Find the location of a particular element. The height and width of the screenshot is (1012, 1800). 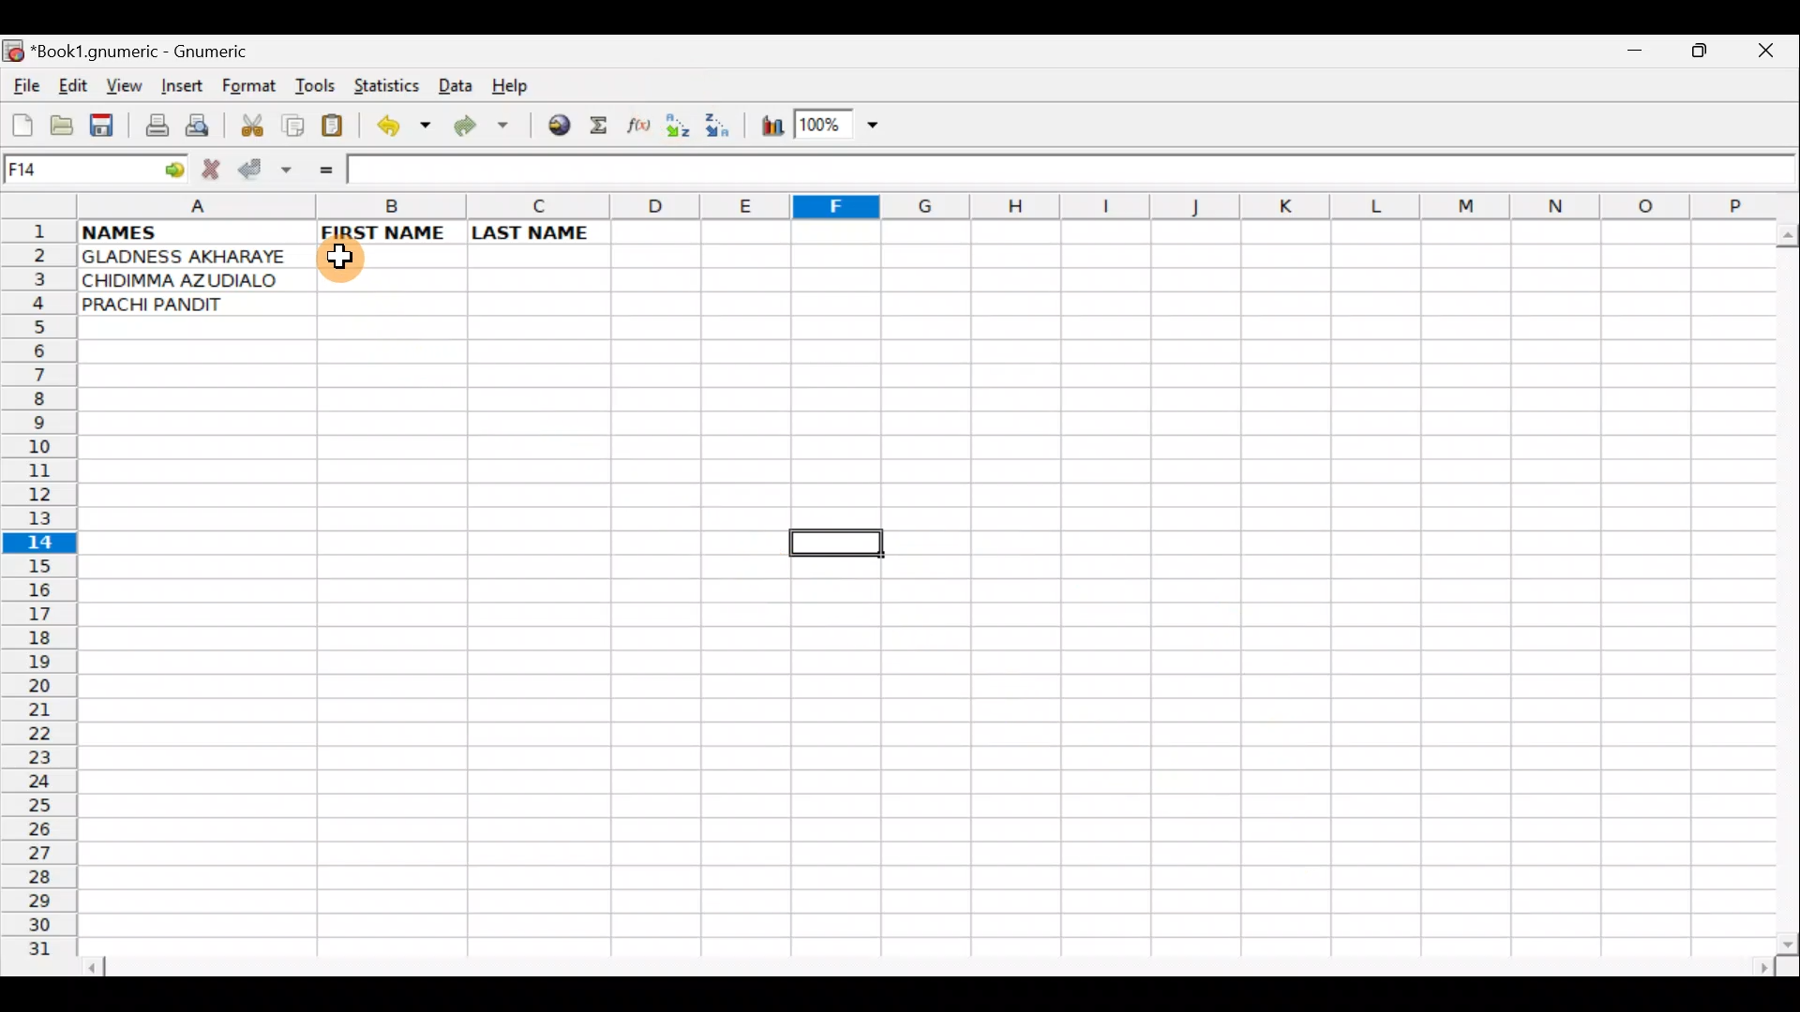

Scroll bar is located at coordinates (1781, 585).